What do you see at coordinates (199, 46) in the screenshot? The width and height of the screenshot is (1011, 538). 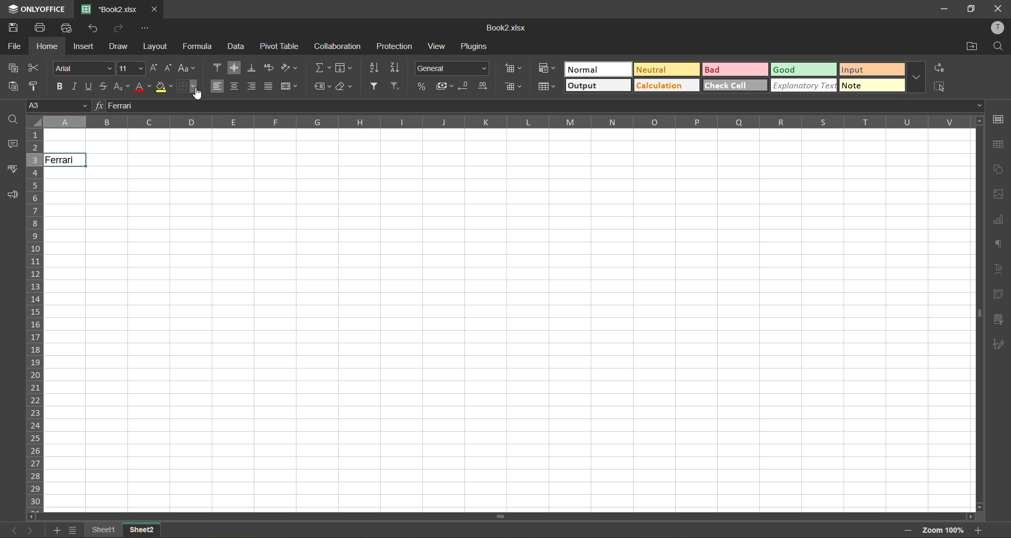 I see `formula` at bounding box center [199, 46].